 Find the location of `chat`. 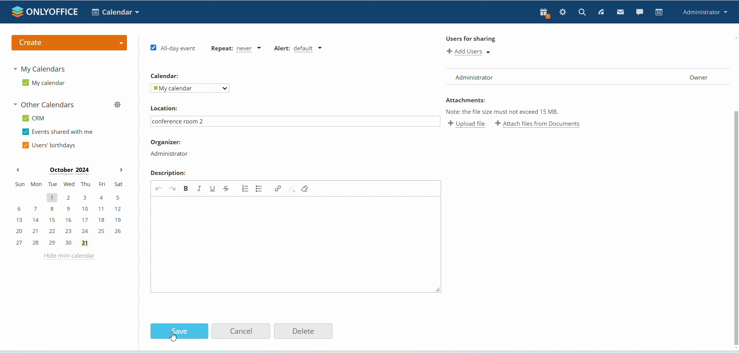

chat is located at coordinates (639, 12).